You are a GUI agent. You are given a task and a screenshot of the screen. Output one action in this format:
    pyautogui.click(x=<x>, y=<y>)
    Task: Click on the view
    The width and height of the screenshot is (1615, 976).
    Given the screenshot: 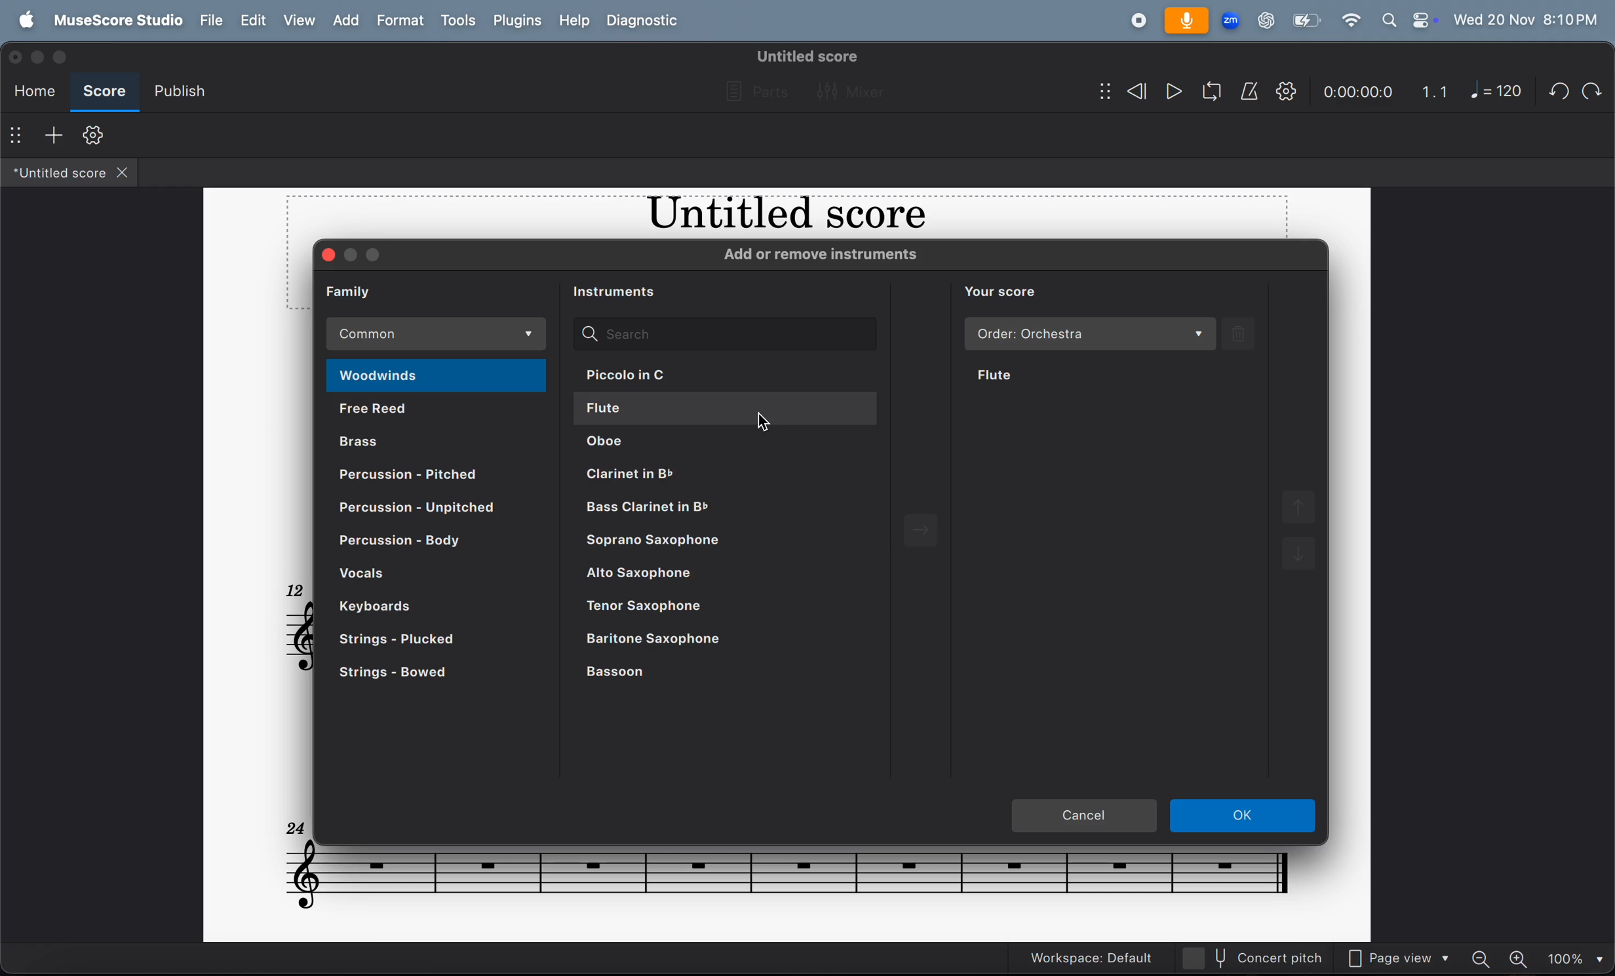 What is the action you would take?
    pyautogui.click(x=299, y=21)
    